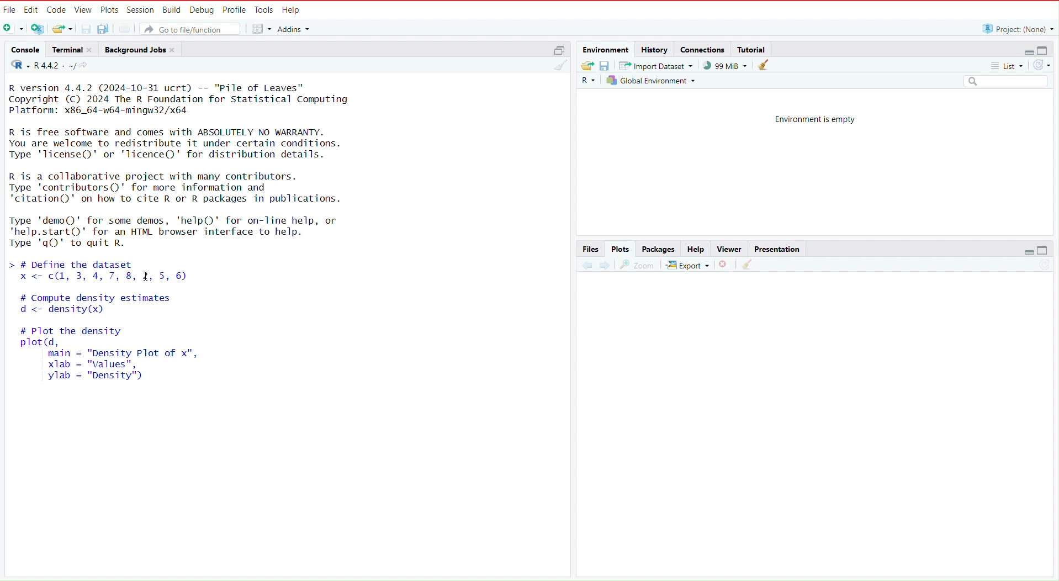  I want to click on project: (None), so click(1017, 29).